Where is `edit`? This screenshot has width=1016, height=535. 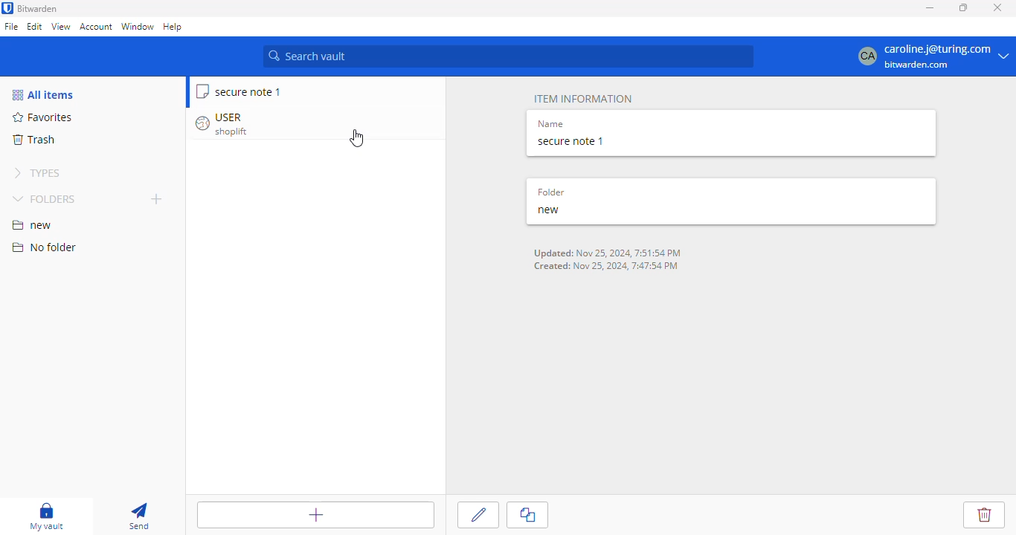 edit is located at coordinates (478, 516).